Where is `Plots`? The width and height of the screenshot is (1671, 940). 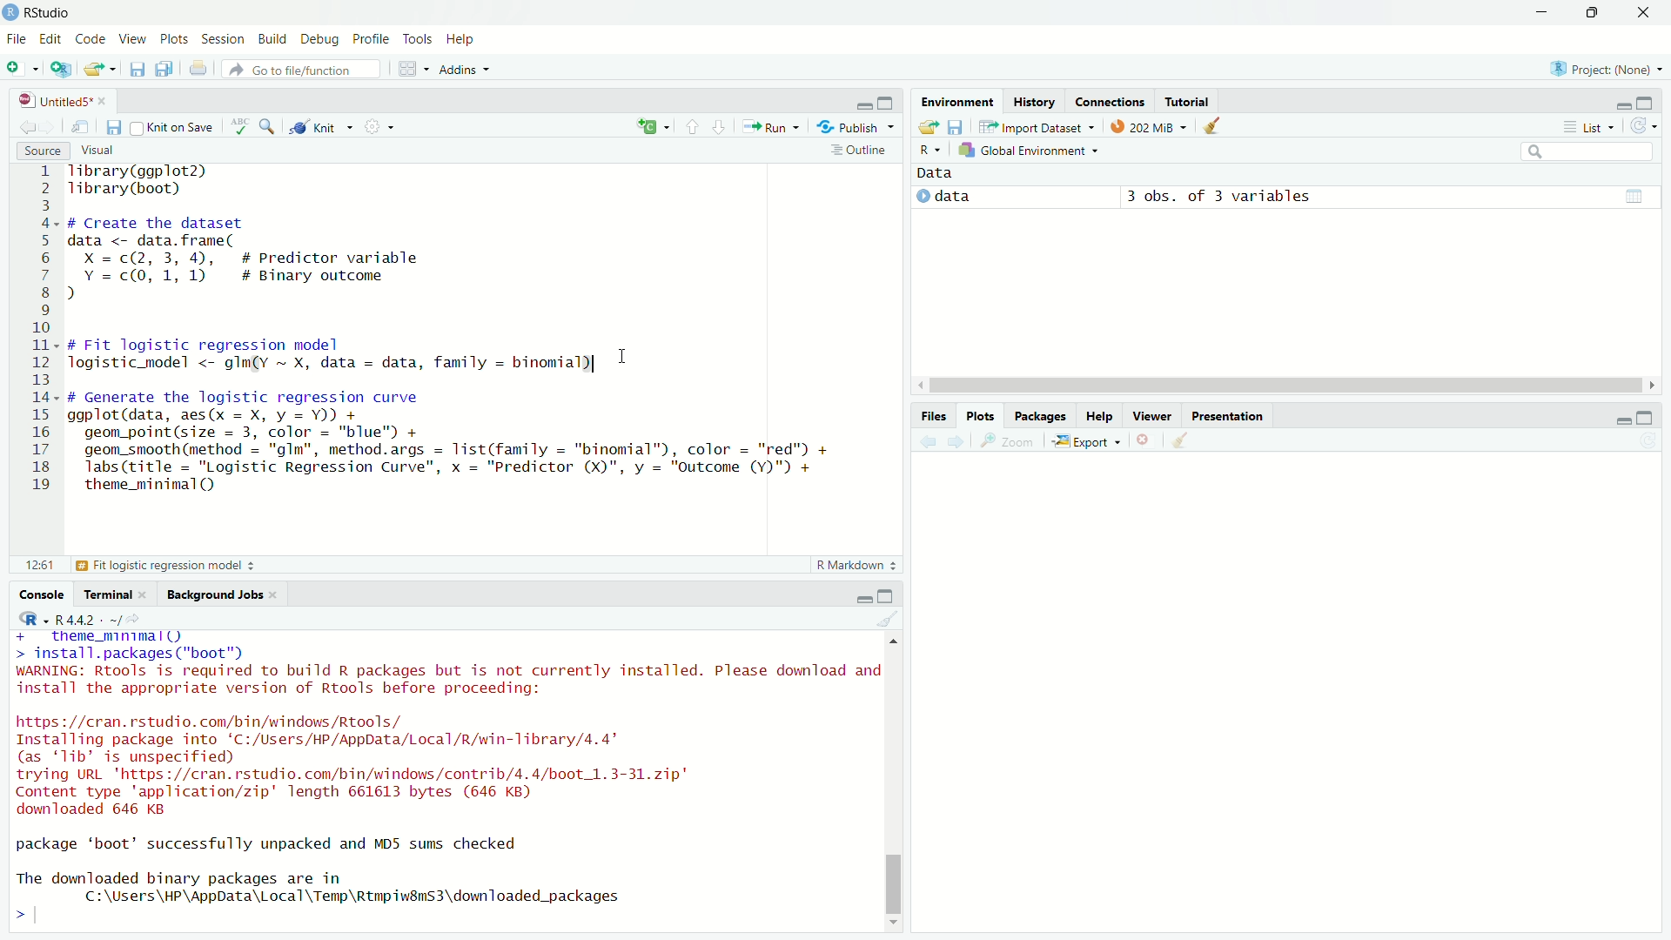 Plots is located at coordinates (173, 38).